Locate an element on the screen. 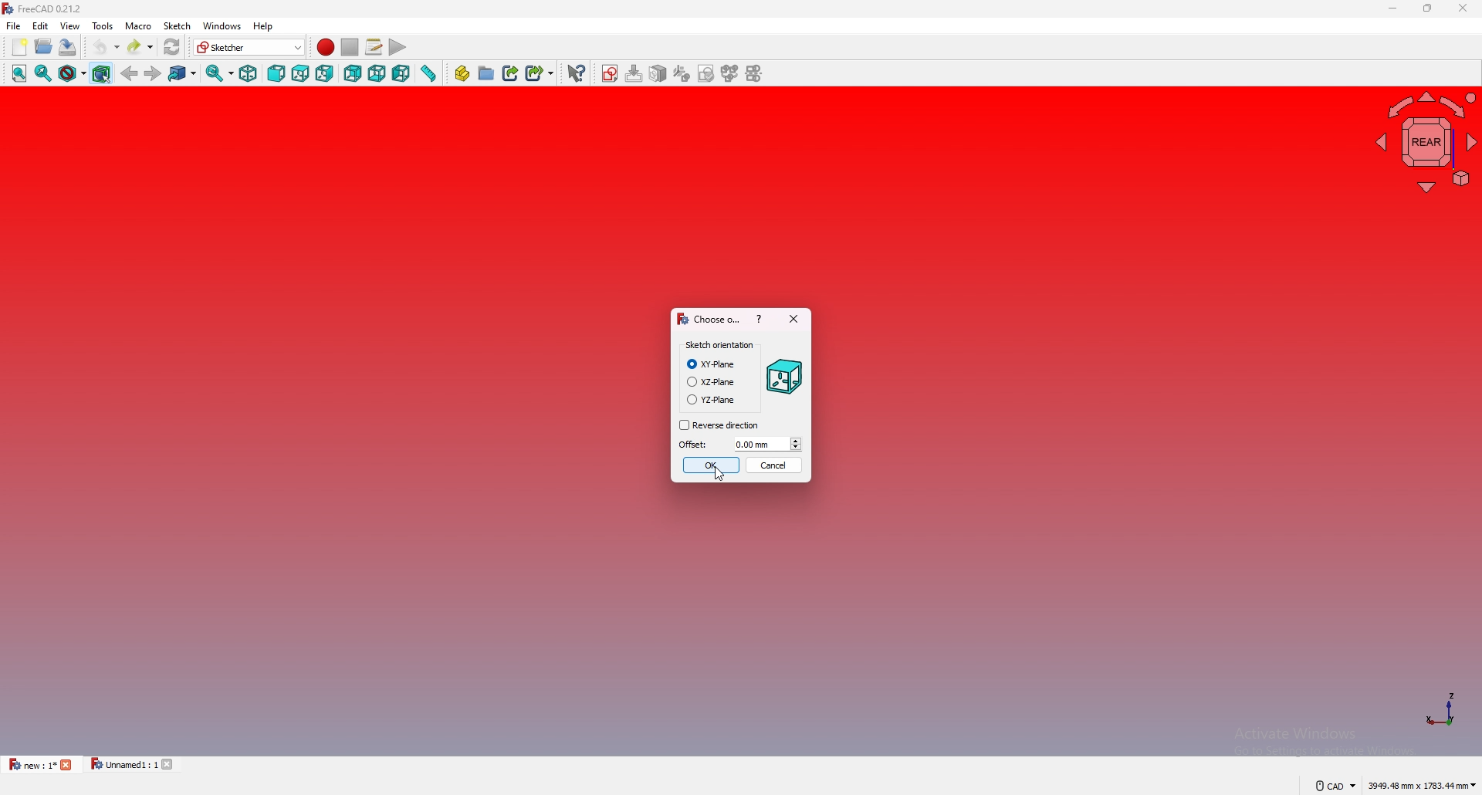 This screenshot has width=1482, height=795. whats this? is located at coordinates (577, 73).